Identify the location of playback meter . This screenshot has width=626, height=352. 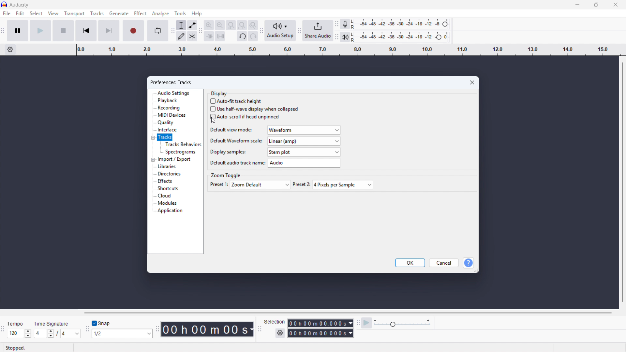
(345, 37).